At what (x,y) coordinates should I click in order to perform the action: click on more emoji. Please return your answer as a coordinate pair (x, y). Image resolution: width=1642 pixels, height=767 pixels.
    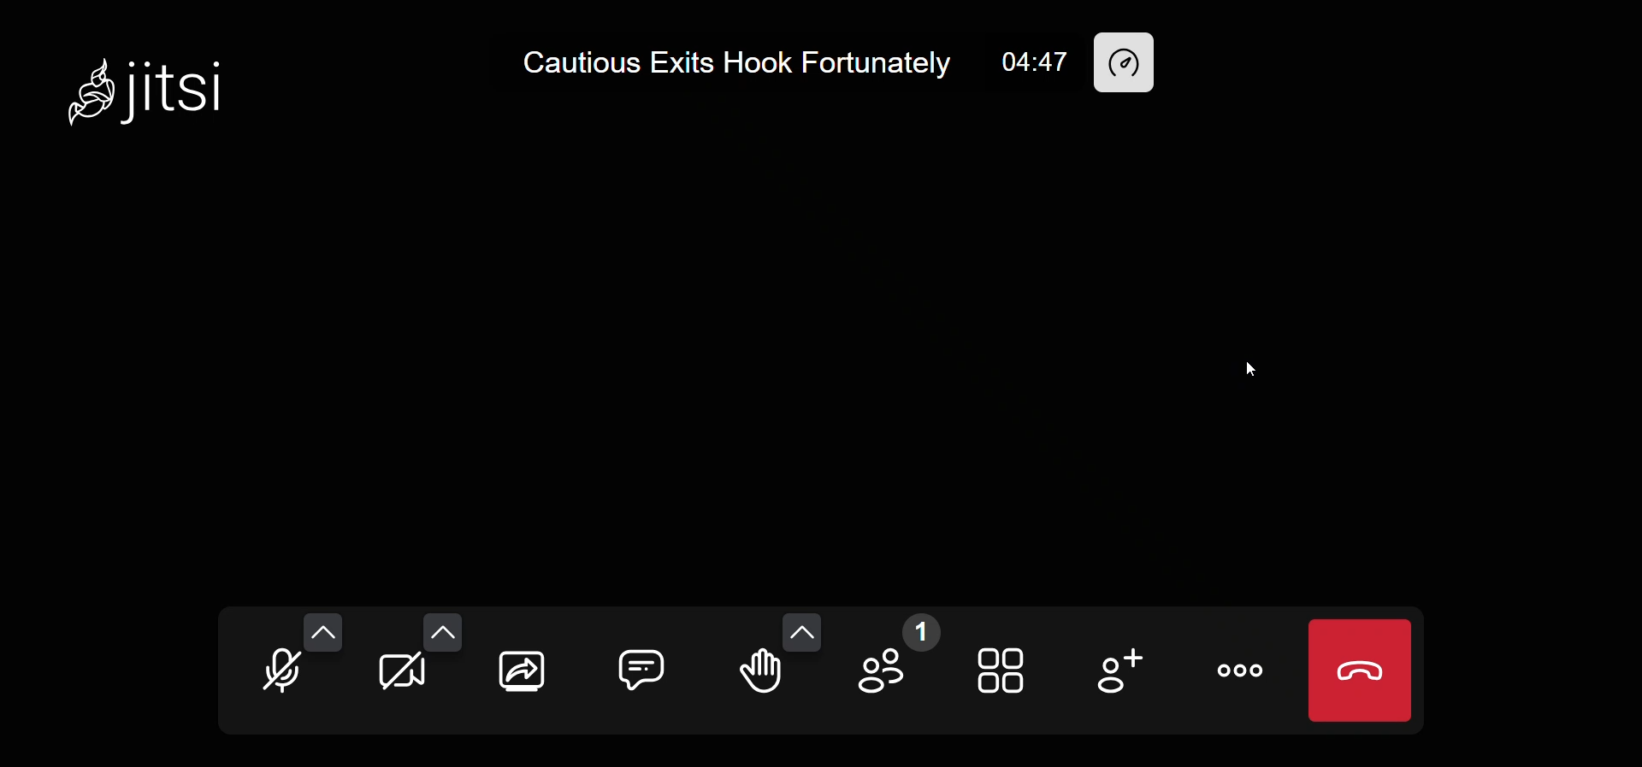
    Looking at the image, I should click on (800, 628).